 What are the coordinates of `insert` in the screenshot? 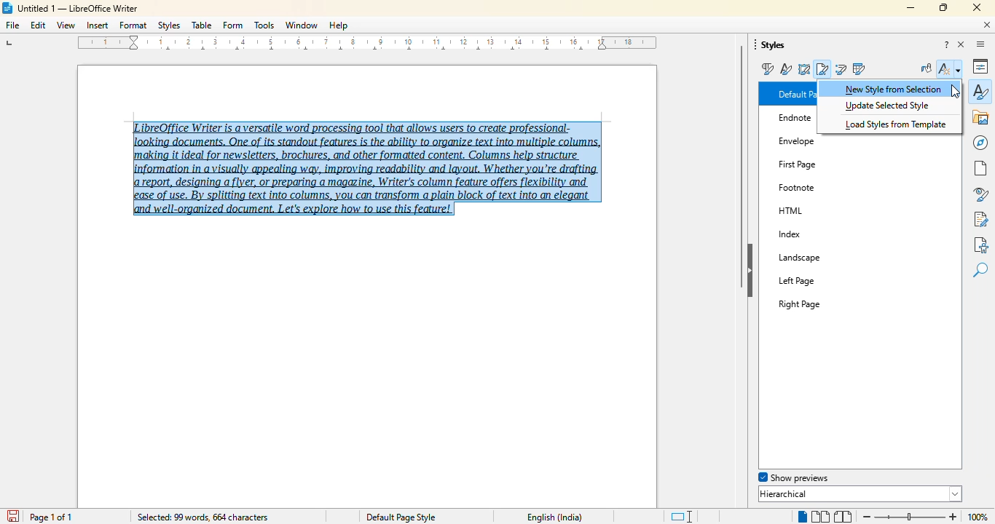 It's located at (97, 25).